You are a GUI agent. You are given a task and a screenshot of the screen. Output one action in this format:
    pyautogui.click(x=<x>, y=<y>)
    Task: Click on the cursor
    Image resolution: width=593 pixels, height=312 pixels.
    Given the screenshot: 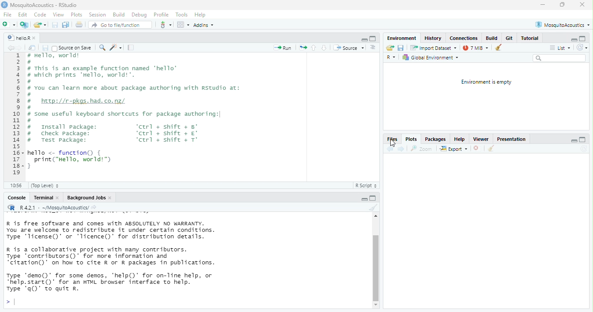 What is the action you would take?
    pyautogui.click(x=392, y=143)
    